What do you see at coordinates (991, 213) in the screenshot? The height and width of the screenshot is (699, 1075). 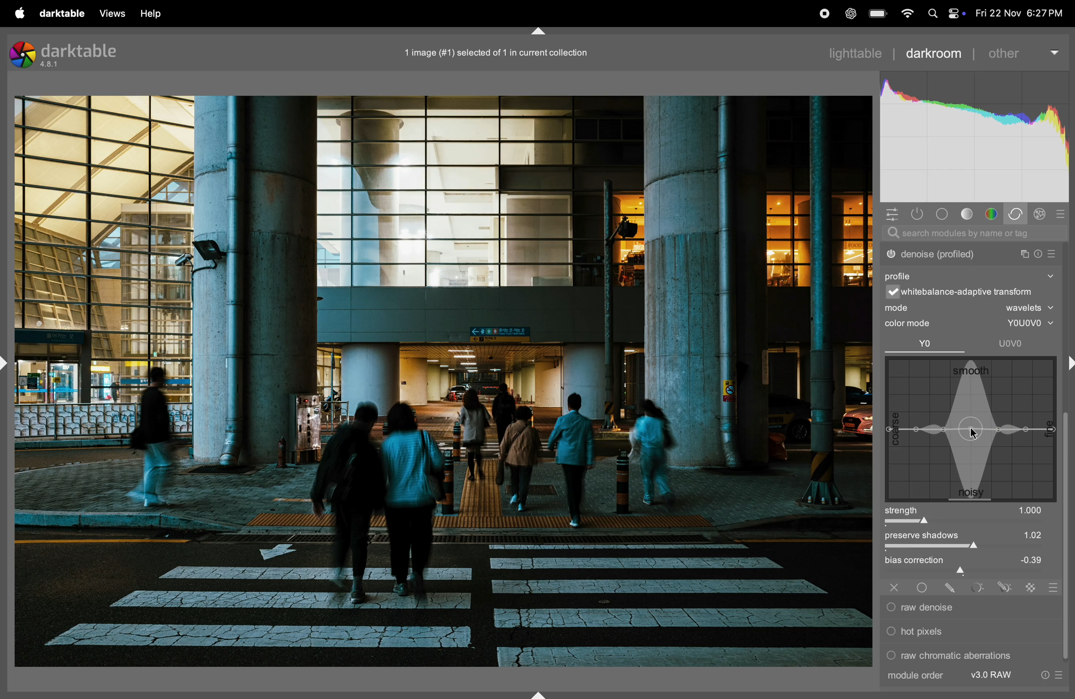 I see `color` at bounding box center [991, 213].